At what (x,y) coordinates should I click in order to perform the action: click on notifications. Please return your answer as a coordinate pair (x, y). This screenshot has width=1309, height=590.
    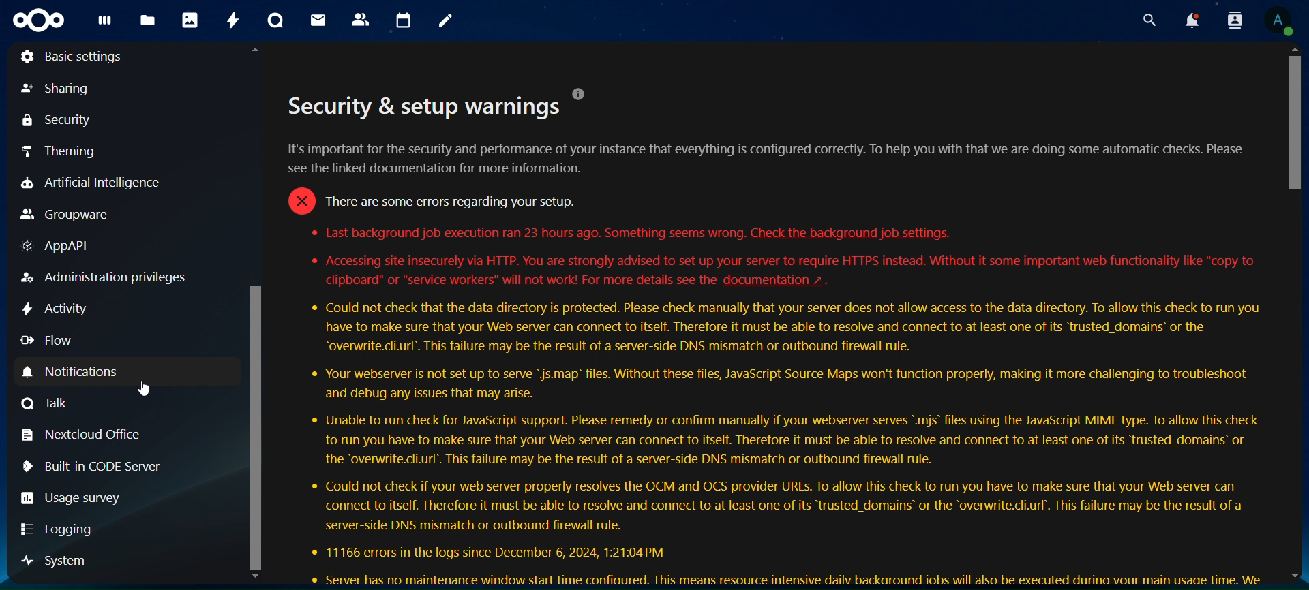
    Looking at the image, I should click on (1190, 20).